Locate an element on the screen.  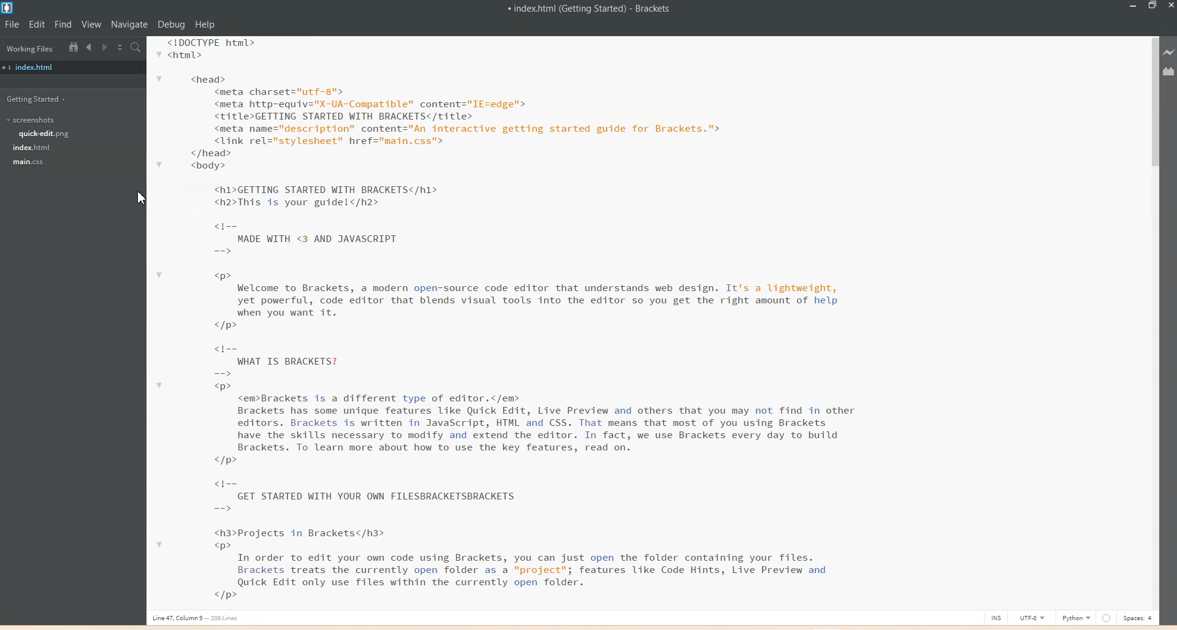
Text is located at coordinates (516, 323).